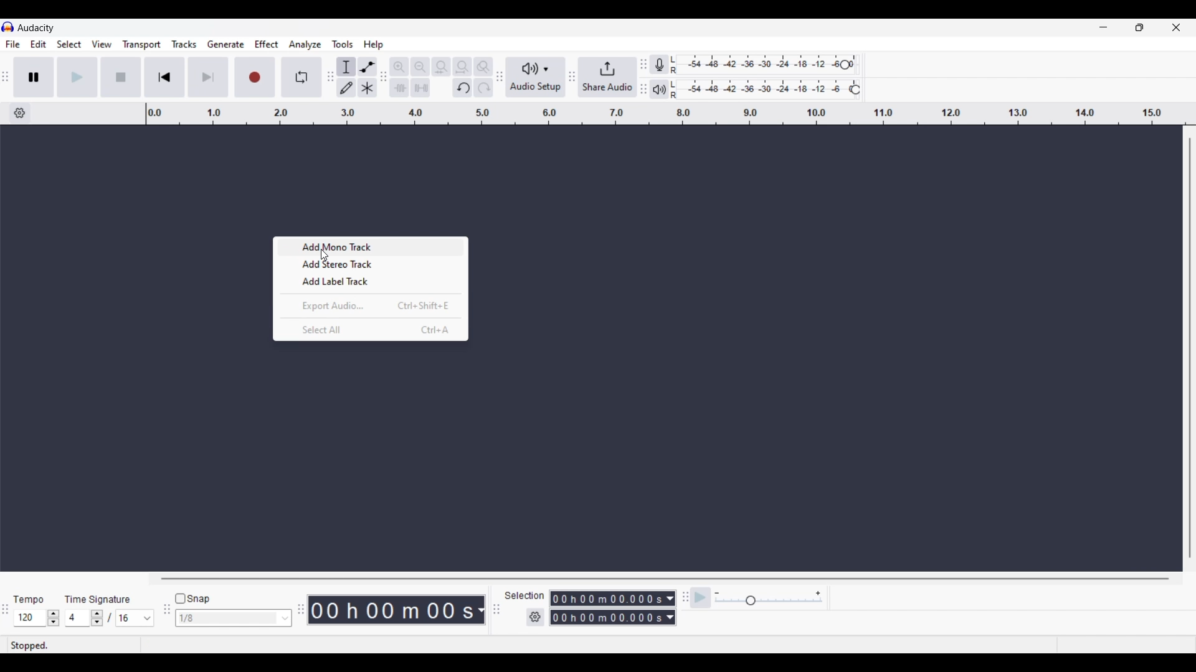  What do you see at coordinates (855, 90) in the screenshot?
I see `Change playback level` at bounding box center [855, 90].